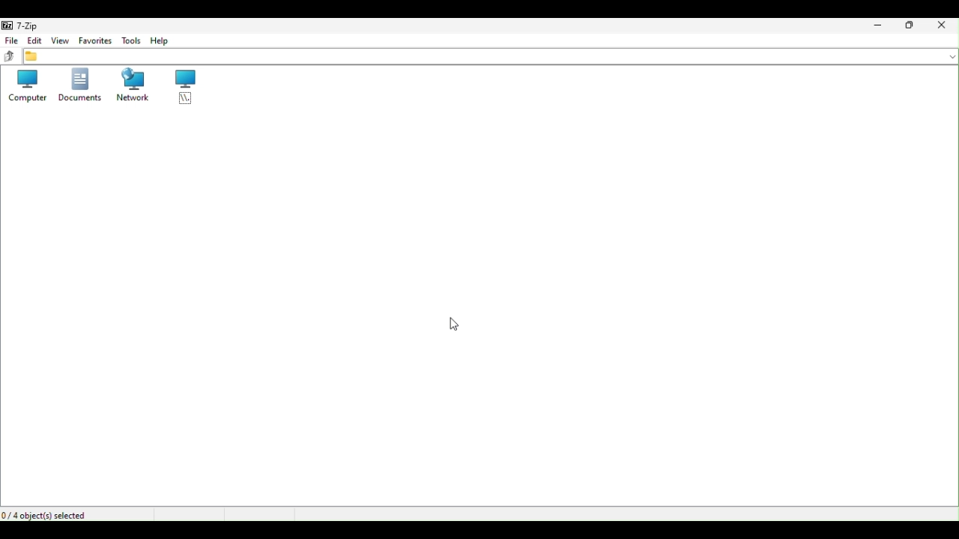  What do you see at coordinates (95, 41) in the screenshot?
I see `Favourite` at bounding box center [95, 41].